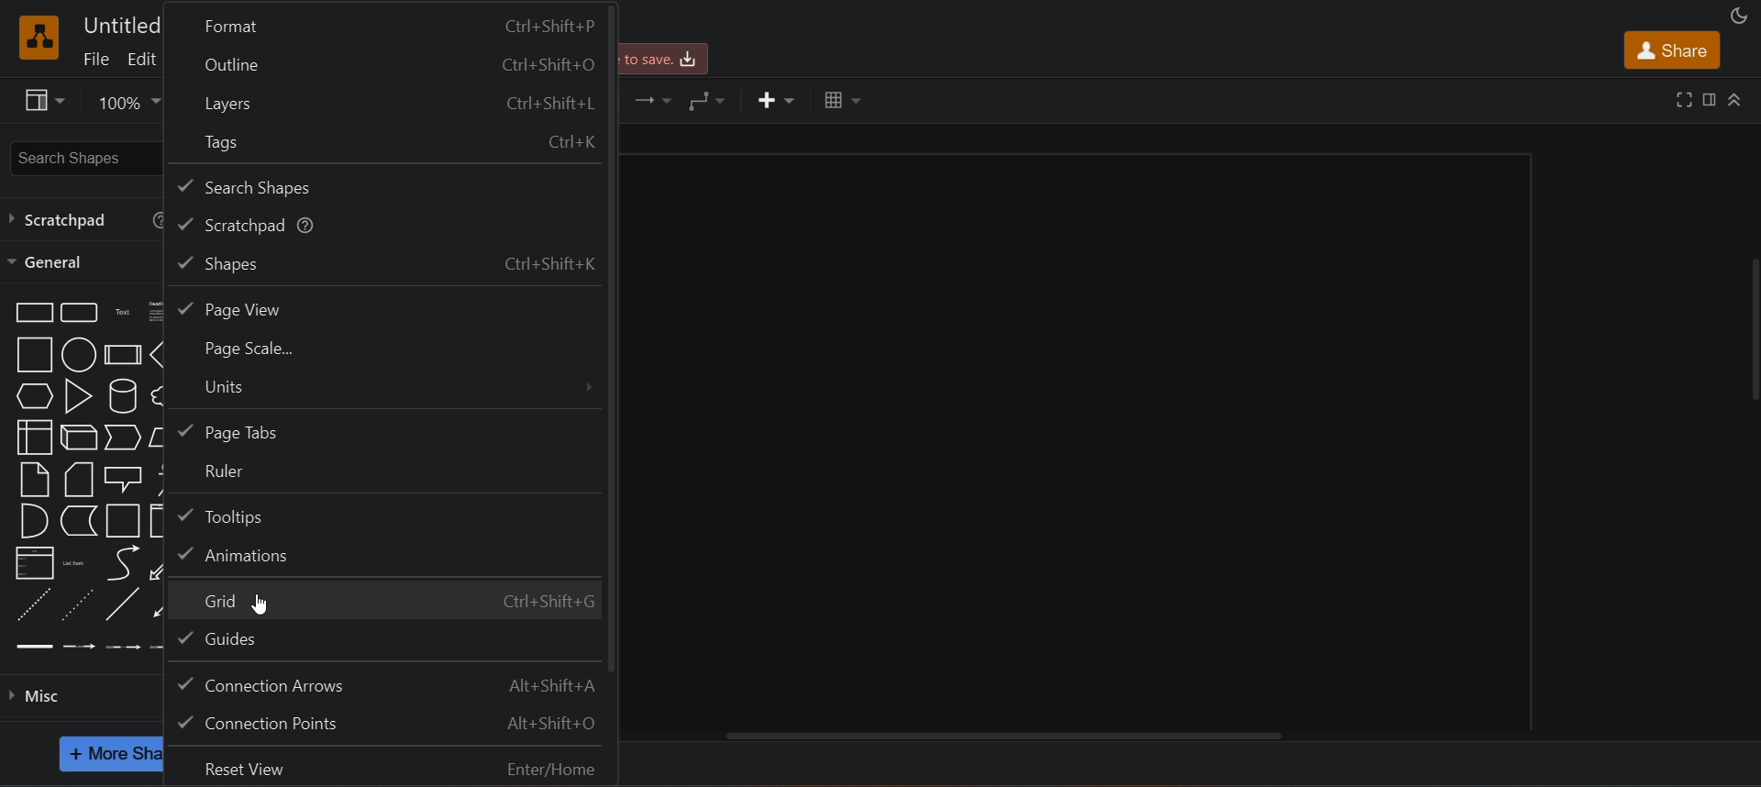 This screenshot has height=787, width=1761. Describe the element at coordinates (389, 645) in the screenshot. I see `guides` at that location.